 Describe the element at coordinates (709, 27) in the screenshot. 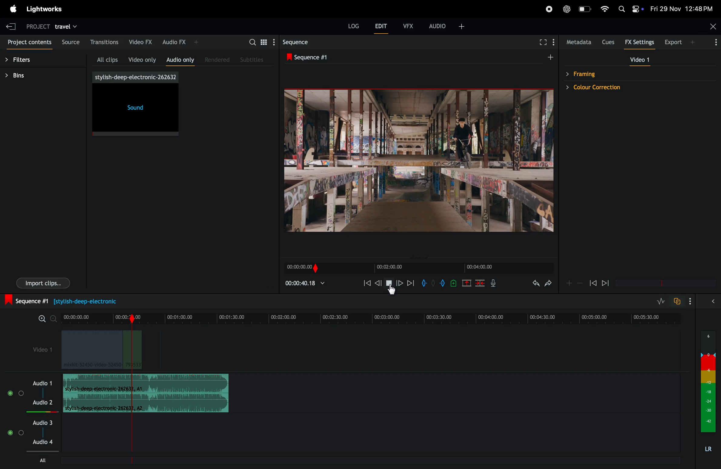

I see `close` at that location.